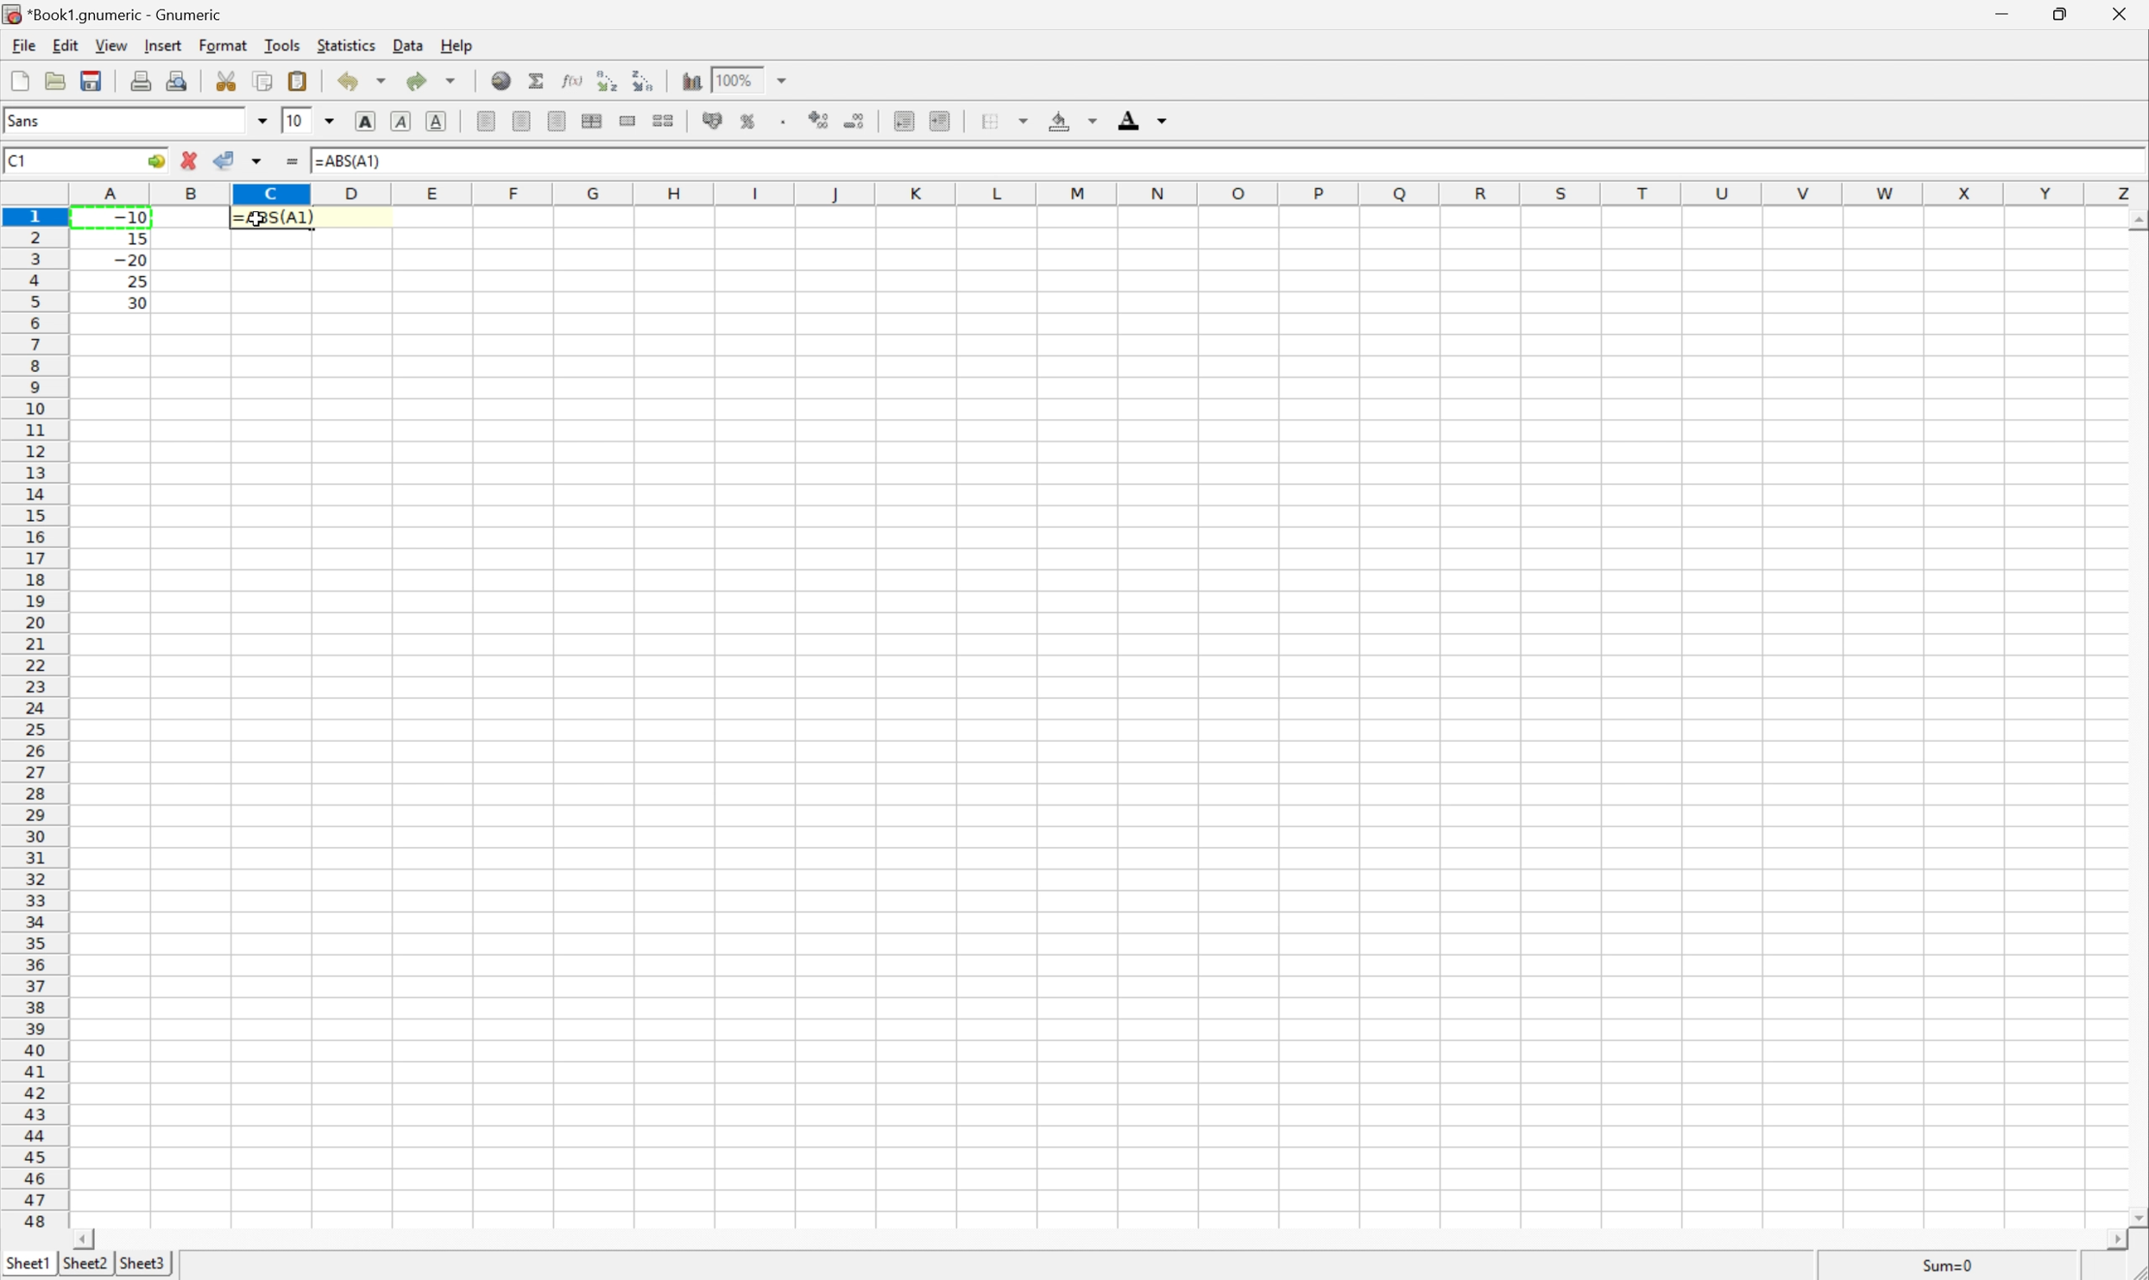 The width and height of the screenshot is (2149, 1280). Describe the element at coordinates (413, 47) in the screenshot. I see `Data` at that location.